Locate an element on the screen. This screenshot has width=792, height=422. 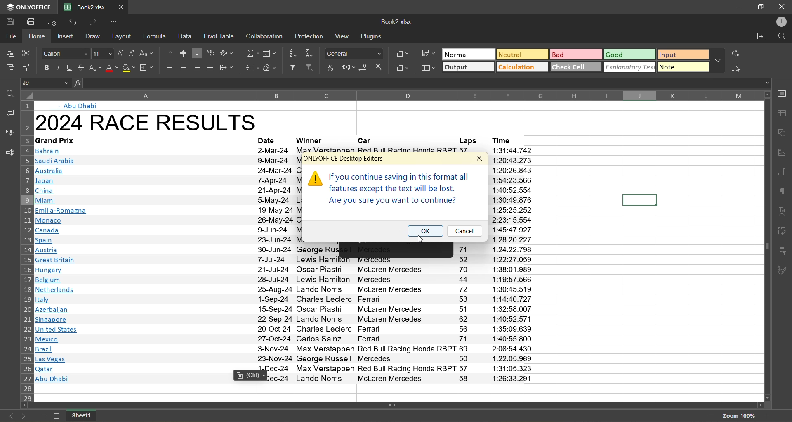
text info is located at coordinates (284, 299).